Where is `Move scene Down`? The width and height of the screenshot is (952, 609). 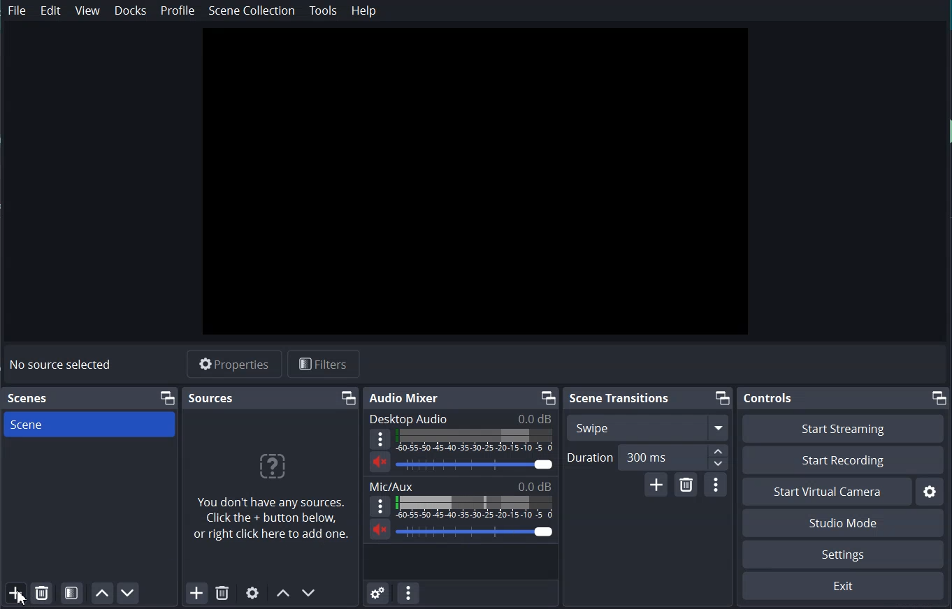 Move scene Down is located at coordinates (310, 593).